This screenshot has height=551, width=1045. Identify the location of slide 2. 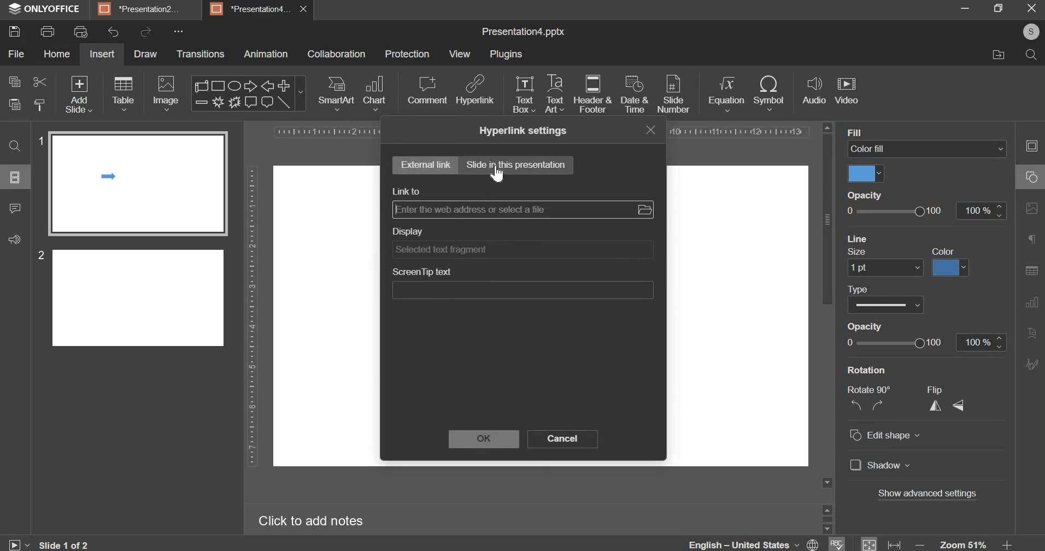
(131, 296).